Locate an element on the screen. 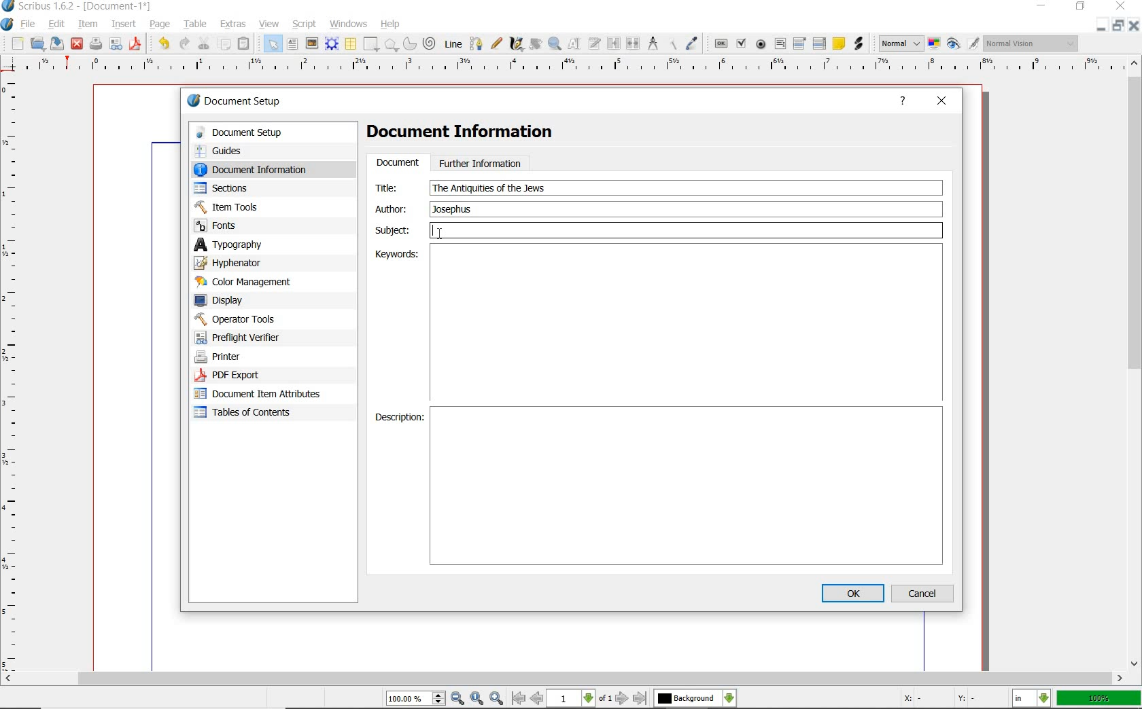 This screenshot has width=1142, height=709. script is located at coordinates (305, 24).